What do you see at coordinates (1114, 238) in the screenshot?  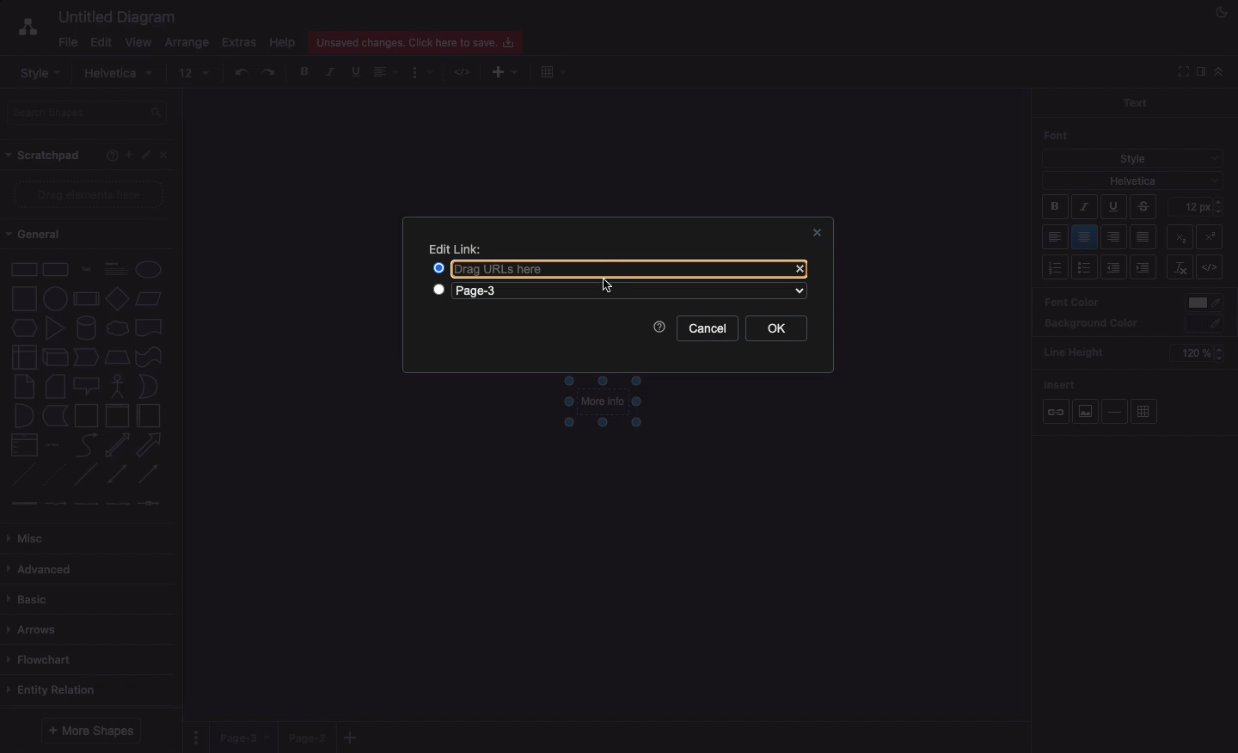 I see `Right aligned` at bounding box center [1114, 238].